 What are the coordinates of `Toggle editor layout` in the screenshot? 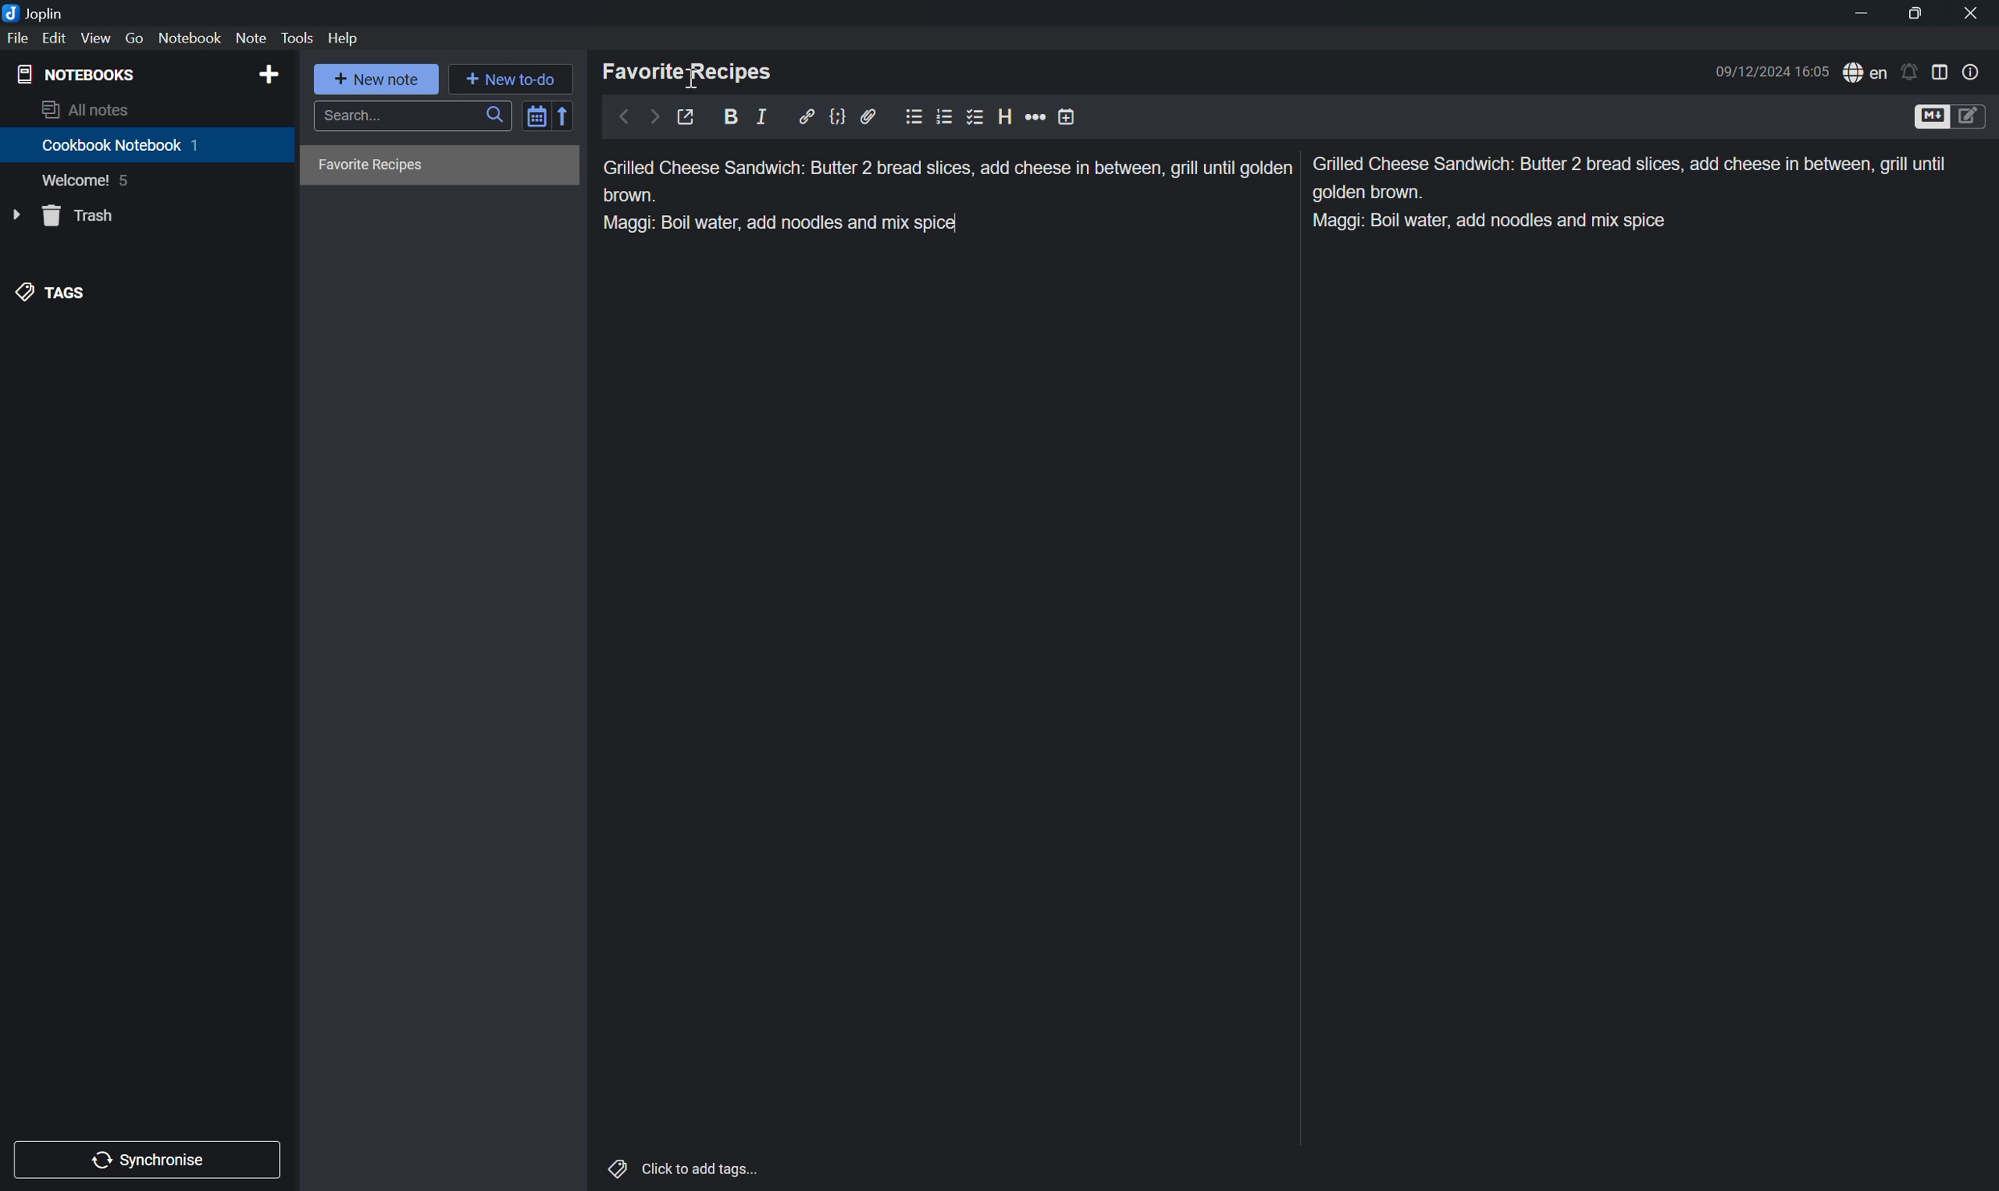 It's located at (1944, 71).